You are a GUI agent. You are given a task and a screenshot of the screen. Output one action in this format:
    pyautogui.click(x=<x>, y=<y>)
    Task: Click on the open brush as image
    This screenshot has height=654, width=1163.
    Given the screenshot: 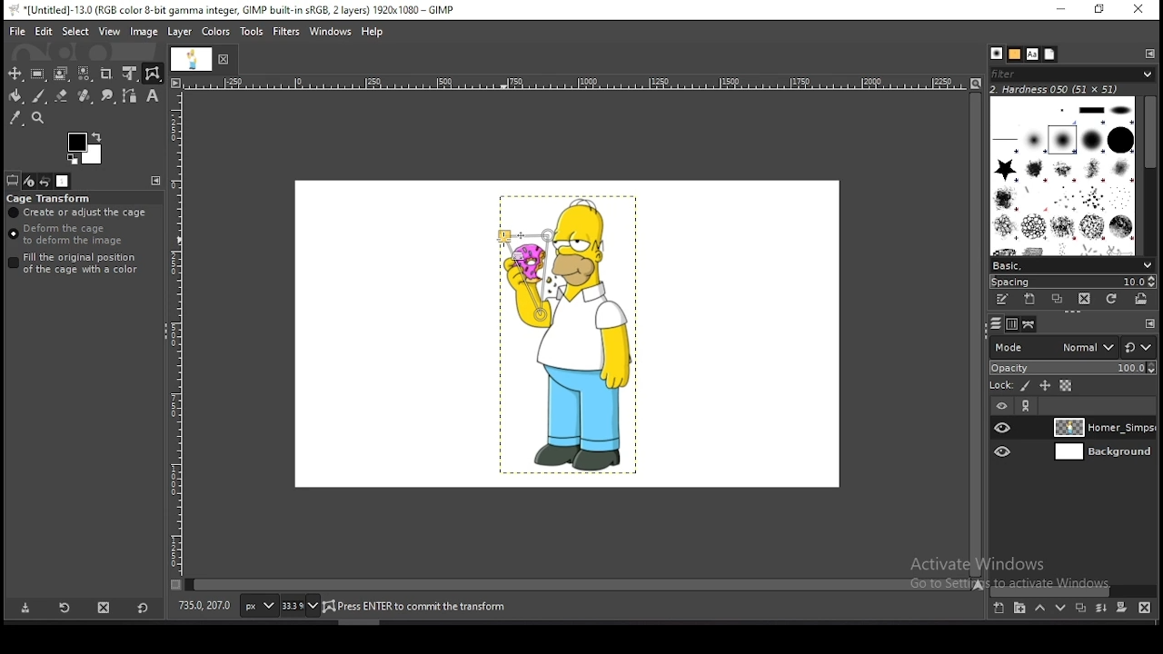 What is the action you would take?
    pyautogui.click(x=1141, y=298)
    